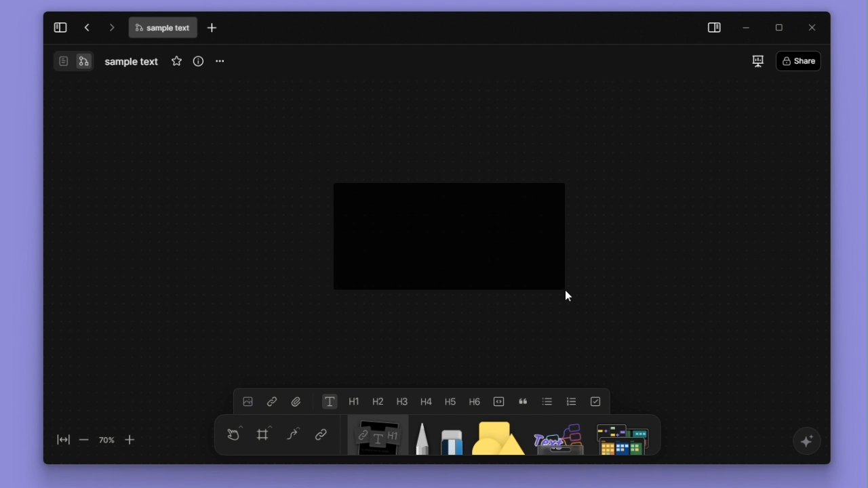 The width and height of the screenshot is (868, 488). What do you see at coordinates (264, 434) in the screenshot?
I see `frame f` at bounding box center [264, 434].